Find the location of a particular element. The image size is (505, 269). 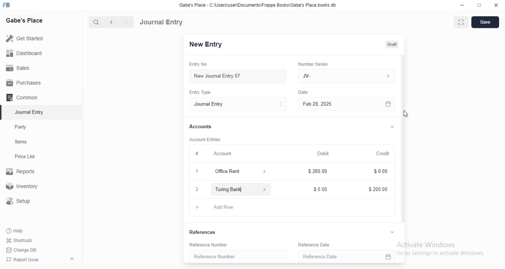

$200.00 is located at coordinates (376, 189).